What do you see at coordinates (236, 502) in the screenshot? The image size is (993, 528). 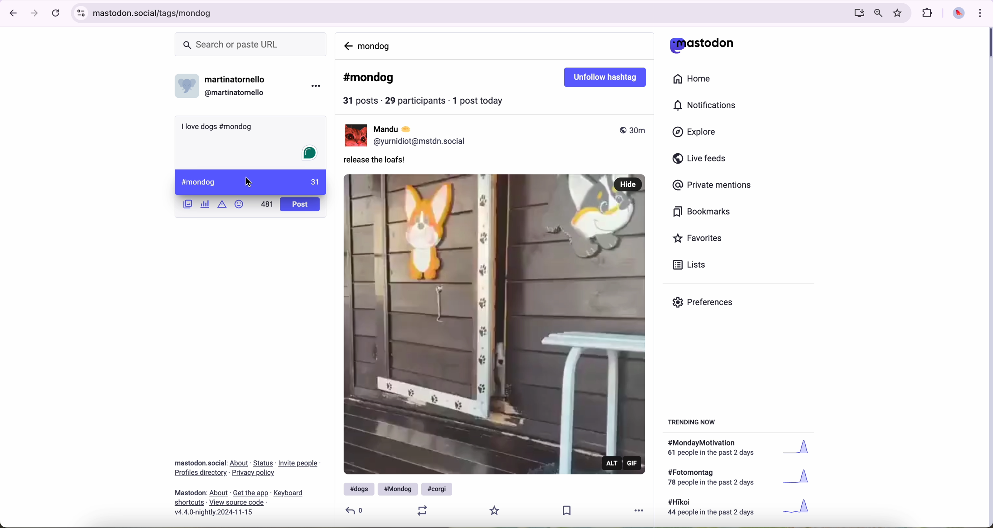 I see `link` at bounding box center [236, 502].